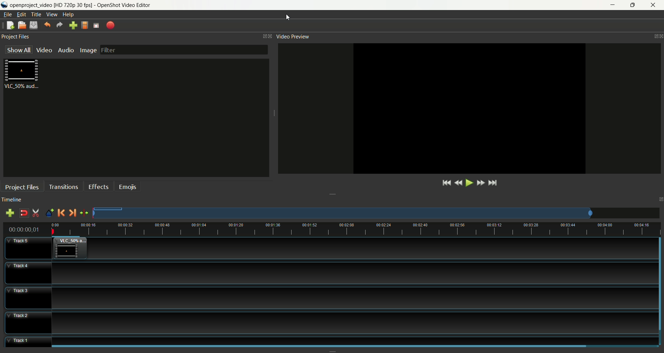 The image size is (664, 353). What do you see at coordinates (660, 35) in the screenshot?
I see `close` at bounding box center [660, 35].